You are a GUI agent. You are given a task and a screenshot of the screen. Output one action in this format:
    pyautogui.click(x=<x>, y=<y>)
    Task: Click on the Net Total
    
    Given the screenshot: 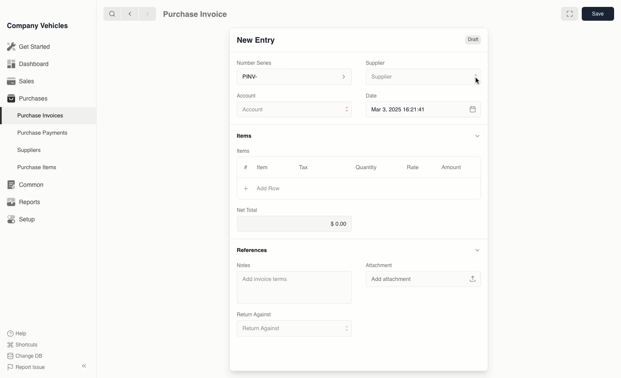 What is the action you would take?
    pyautogui.click(x=247, y=211)
    